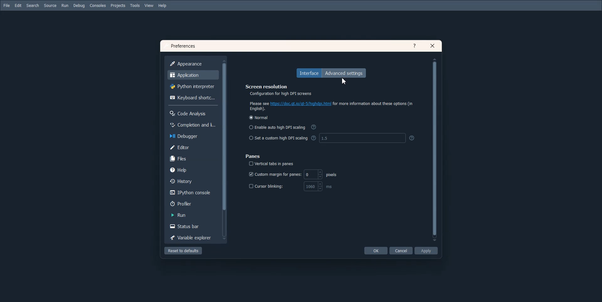  Describe the element at coordinates (163, 6) in the screenshot. I see `Help` at that location.